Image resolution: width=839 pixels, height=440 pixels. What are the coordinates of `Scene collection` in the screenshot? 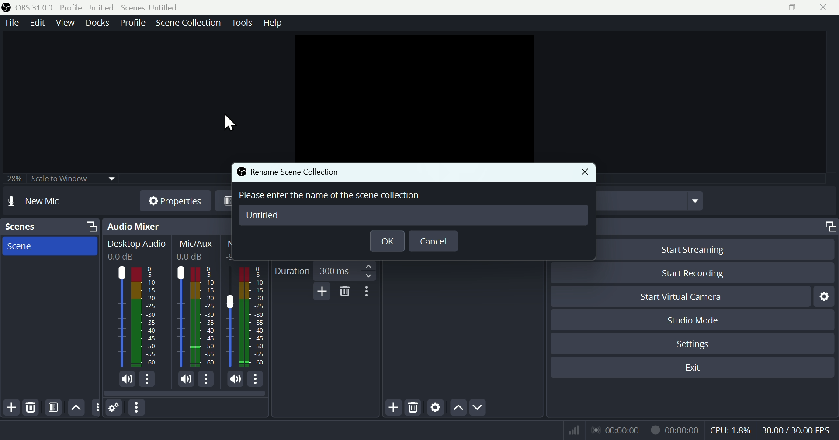 It's located at (190, 23).